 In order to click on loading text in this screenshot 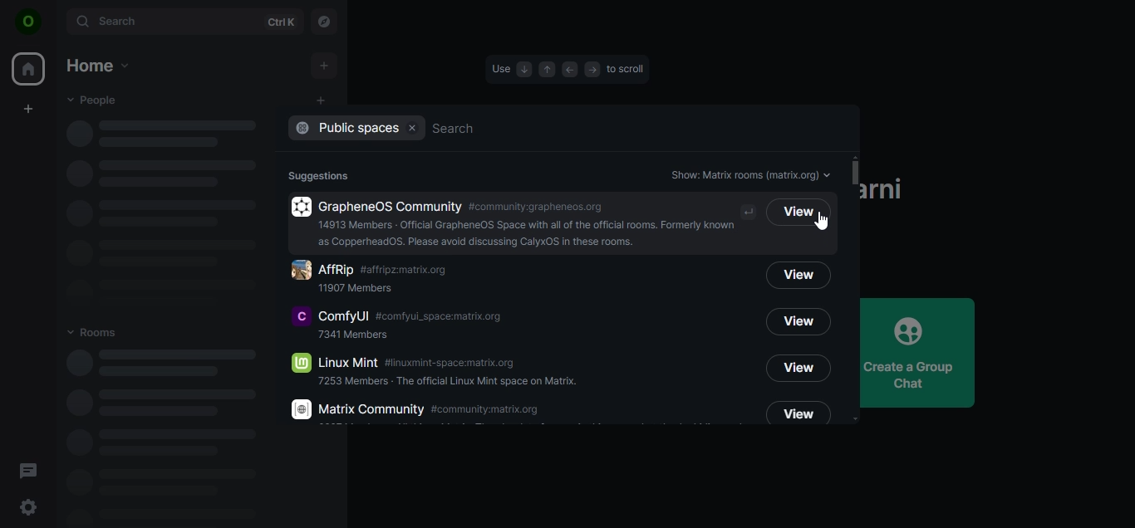, I will do `click(139, 199)`.